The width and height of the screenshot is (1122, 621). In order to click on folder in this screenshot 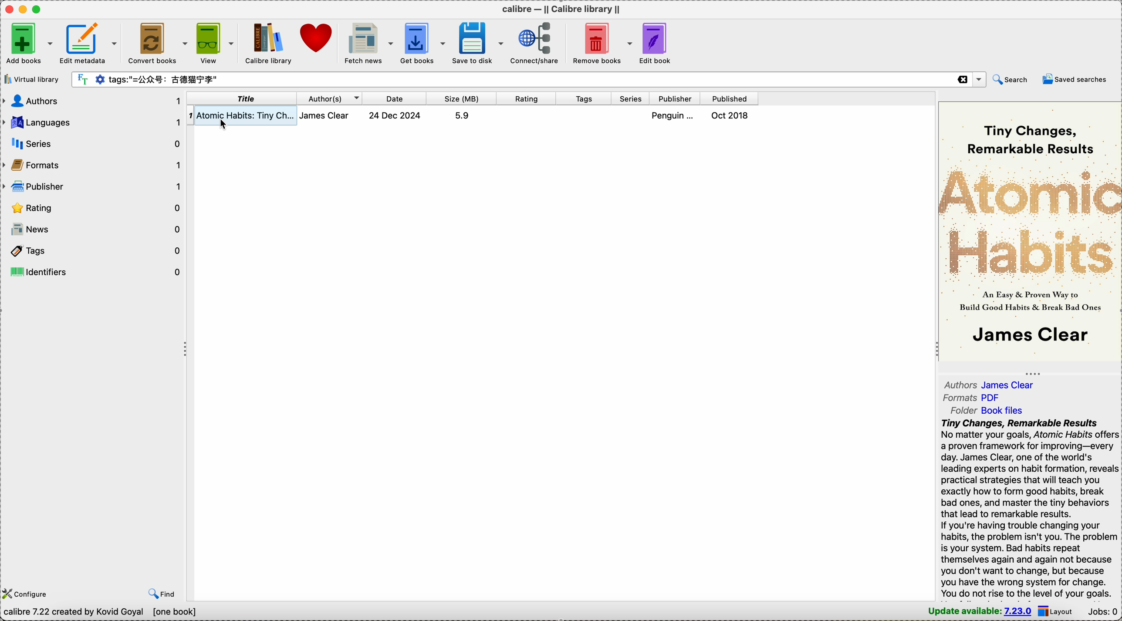, I will do `click(989, 410)`.